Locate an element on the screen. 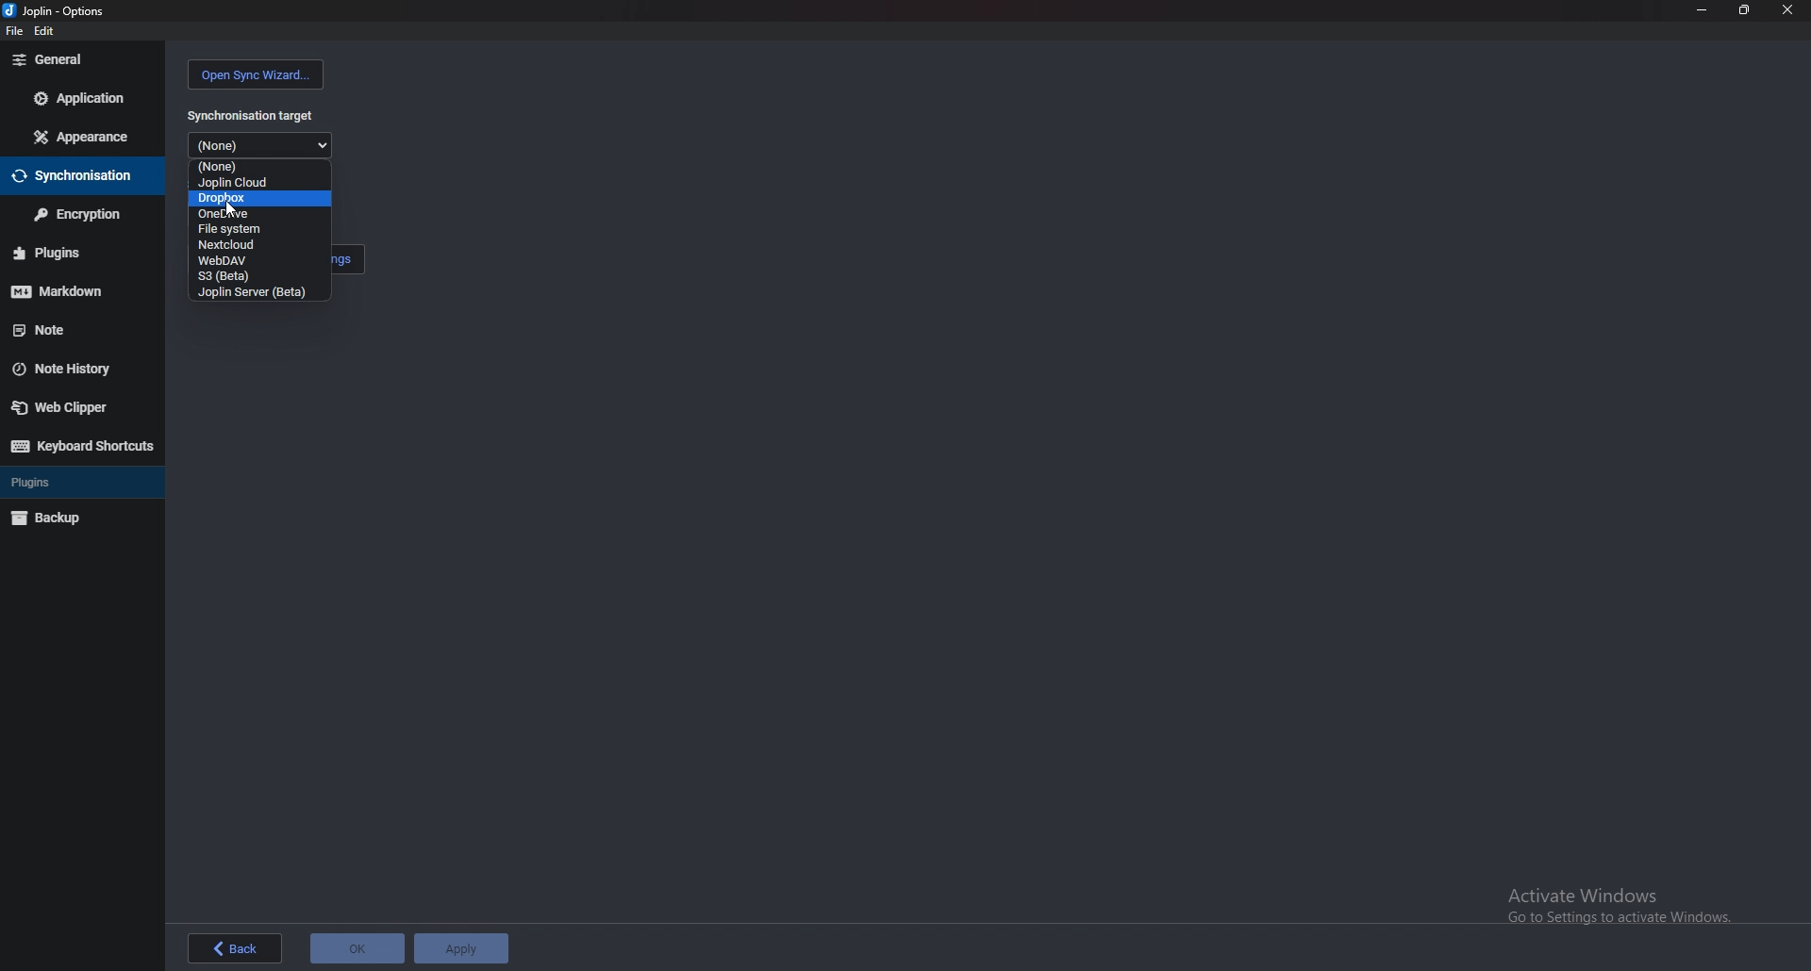 Image resolution: width=1811 pixels, height=971 pixels. file system is located at coordinates (249, 228).